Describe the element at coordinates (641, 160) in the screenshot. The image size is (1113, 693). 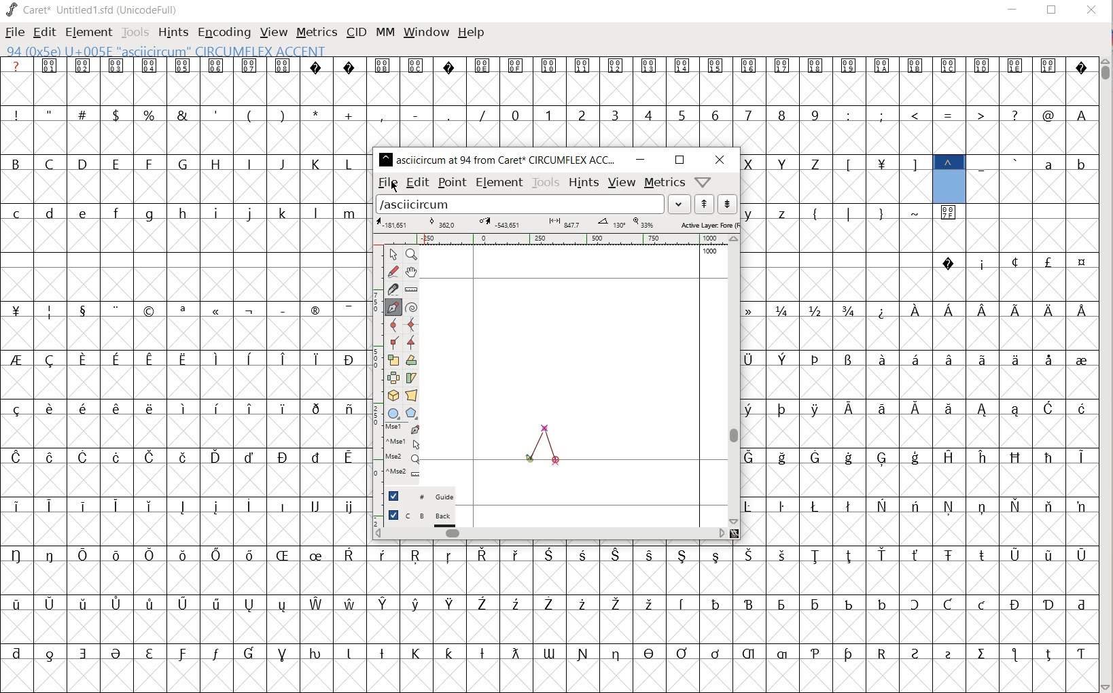
I see `minimize` at that location.